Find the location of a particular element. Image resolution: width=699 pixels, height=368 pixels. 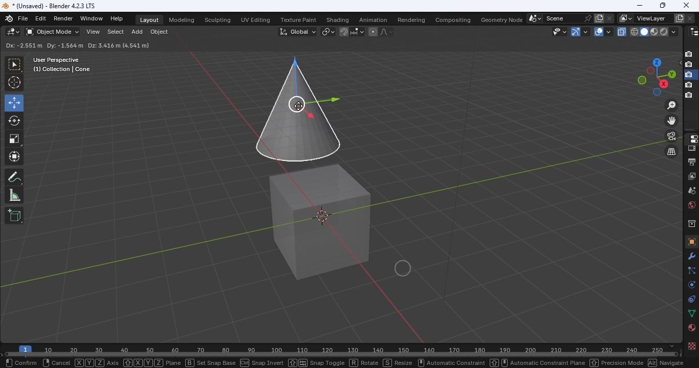

Texture paint is located at coordinates (299, 20).